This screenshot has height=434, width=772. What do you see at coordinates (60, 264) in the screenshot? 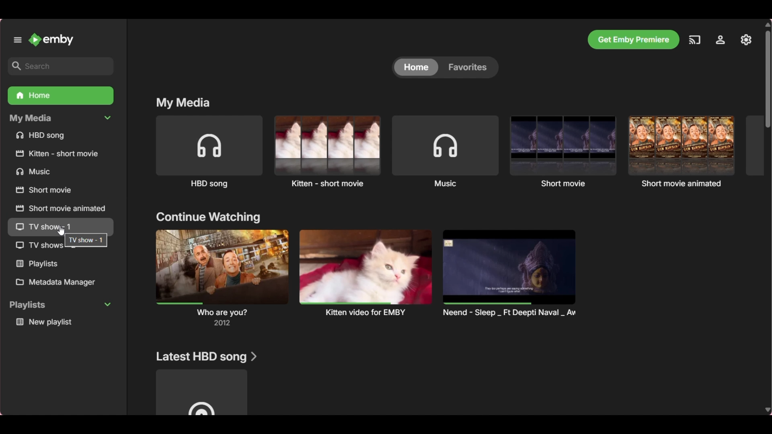
I see `Playlists` at bounding box center [60, 264].